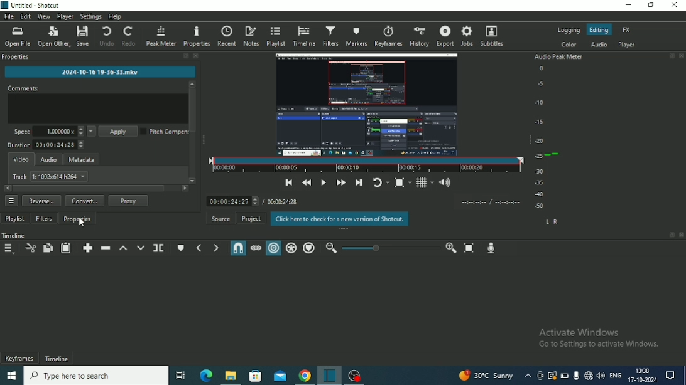 The height and width of the screenshot is (385, 686). I want to click on Markers, so click(356, 36).